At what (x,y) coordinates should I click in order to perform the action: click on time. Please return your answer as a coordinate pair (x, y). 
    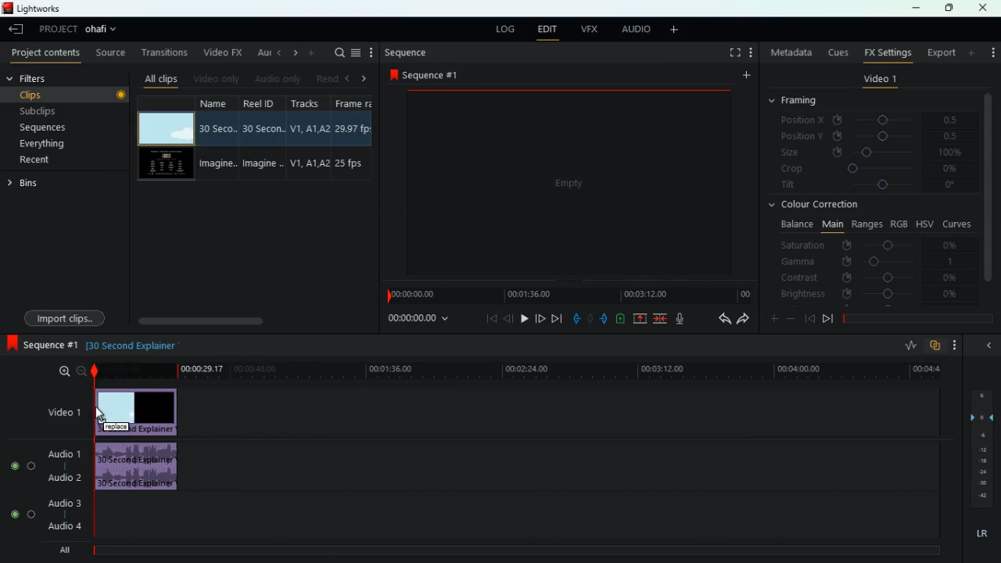
    Looking at the image, I should click on (567, 296).